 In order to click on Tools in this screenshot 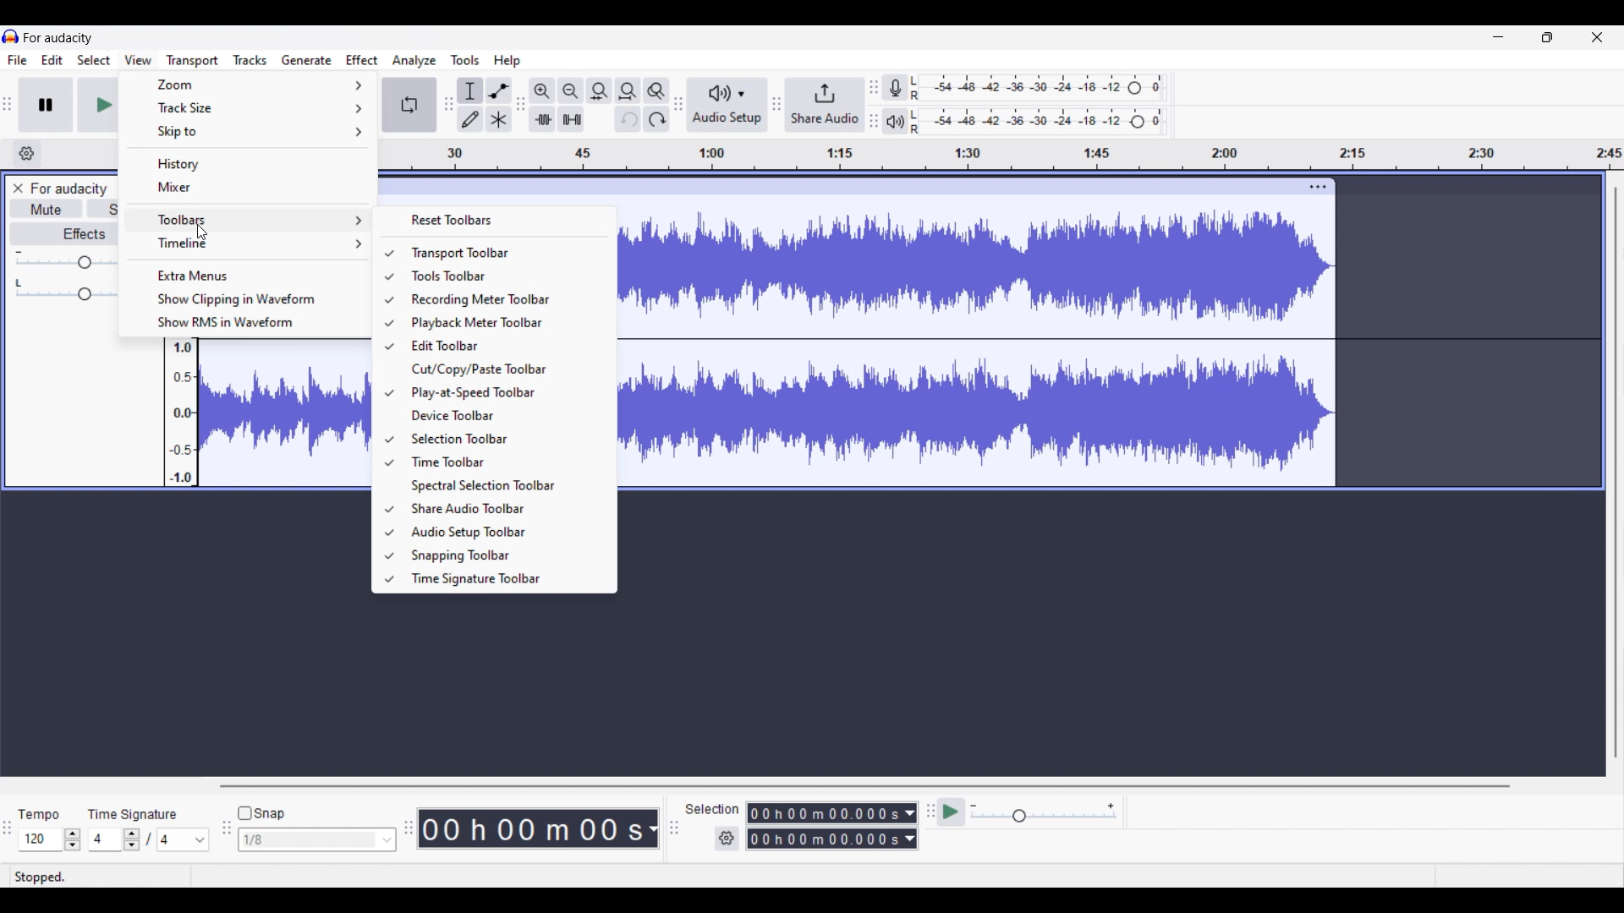, I will do `click(464, 60)`.